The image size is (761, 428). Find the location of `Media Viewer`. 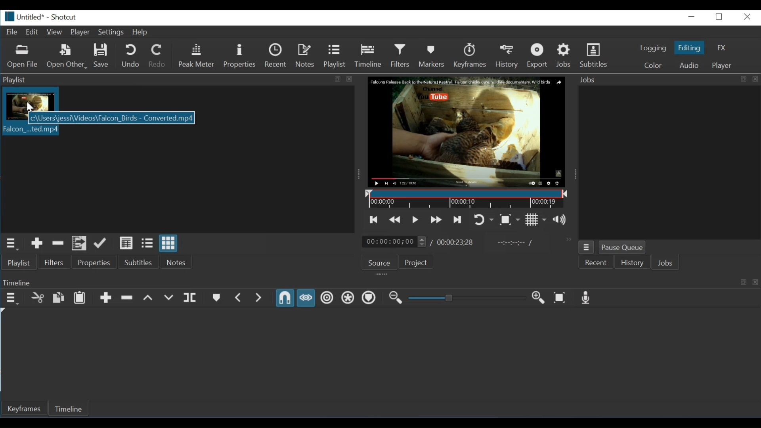

Media Viewer is located at coordinates (467, 132).